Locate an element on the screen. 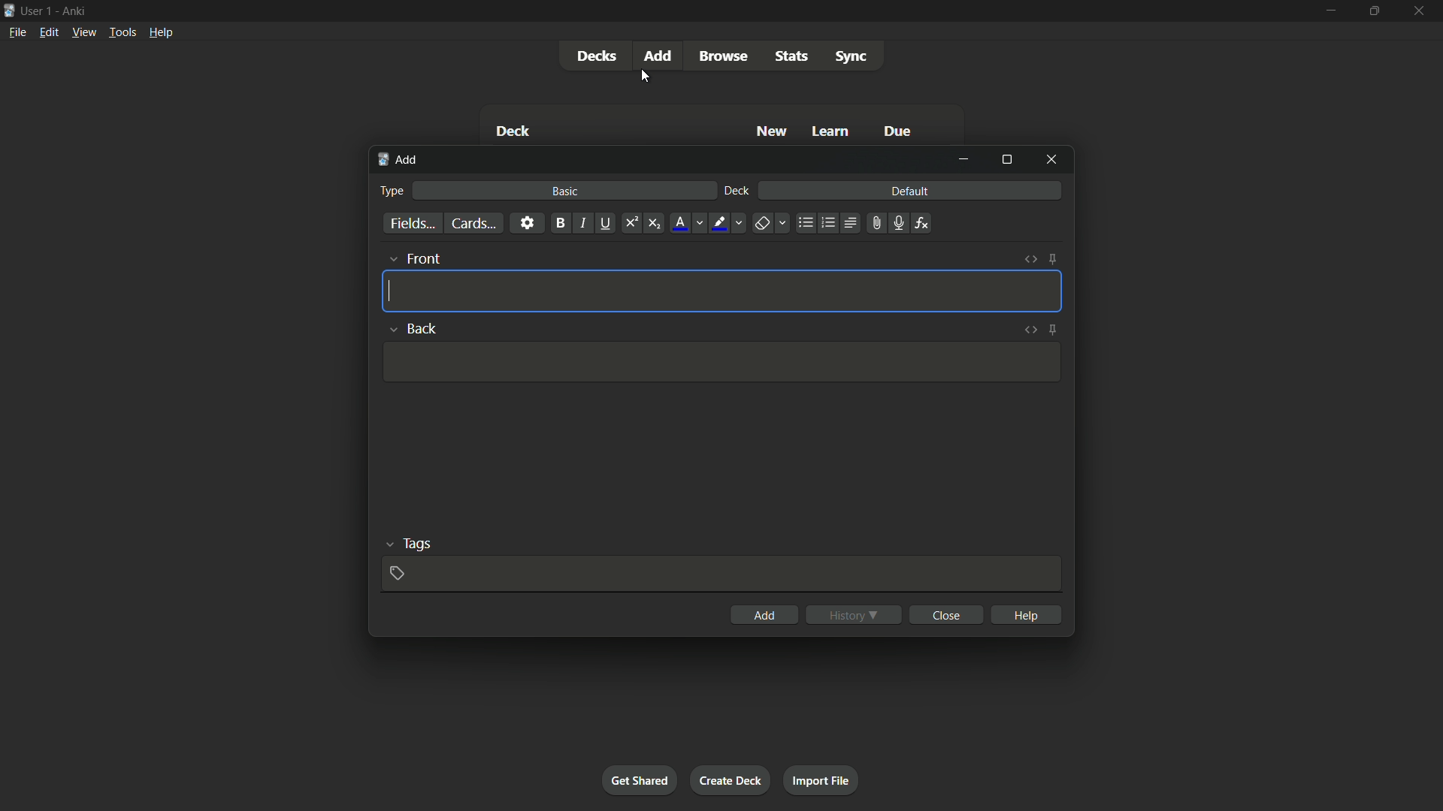 This screenshot has width=1443, height=811. toggle html editor is located at coordinates (1031, 259).